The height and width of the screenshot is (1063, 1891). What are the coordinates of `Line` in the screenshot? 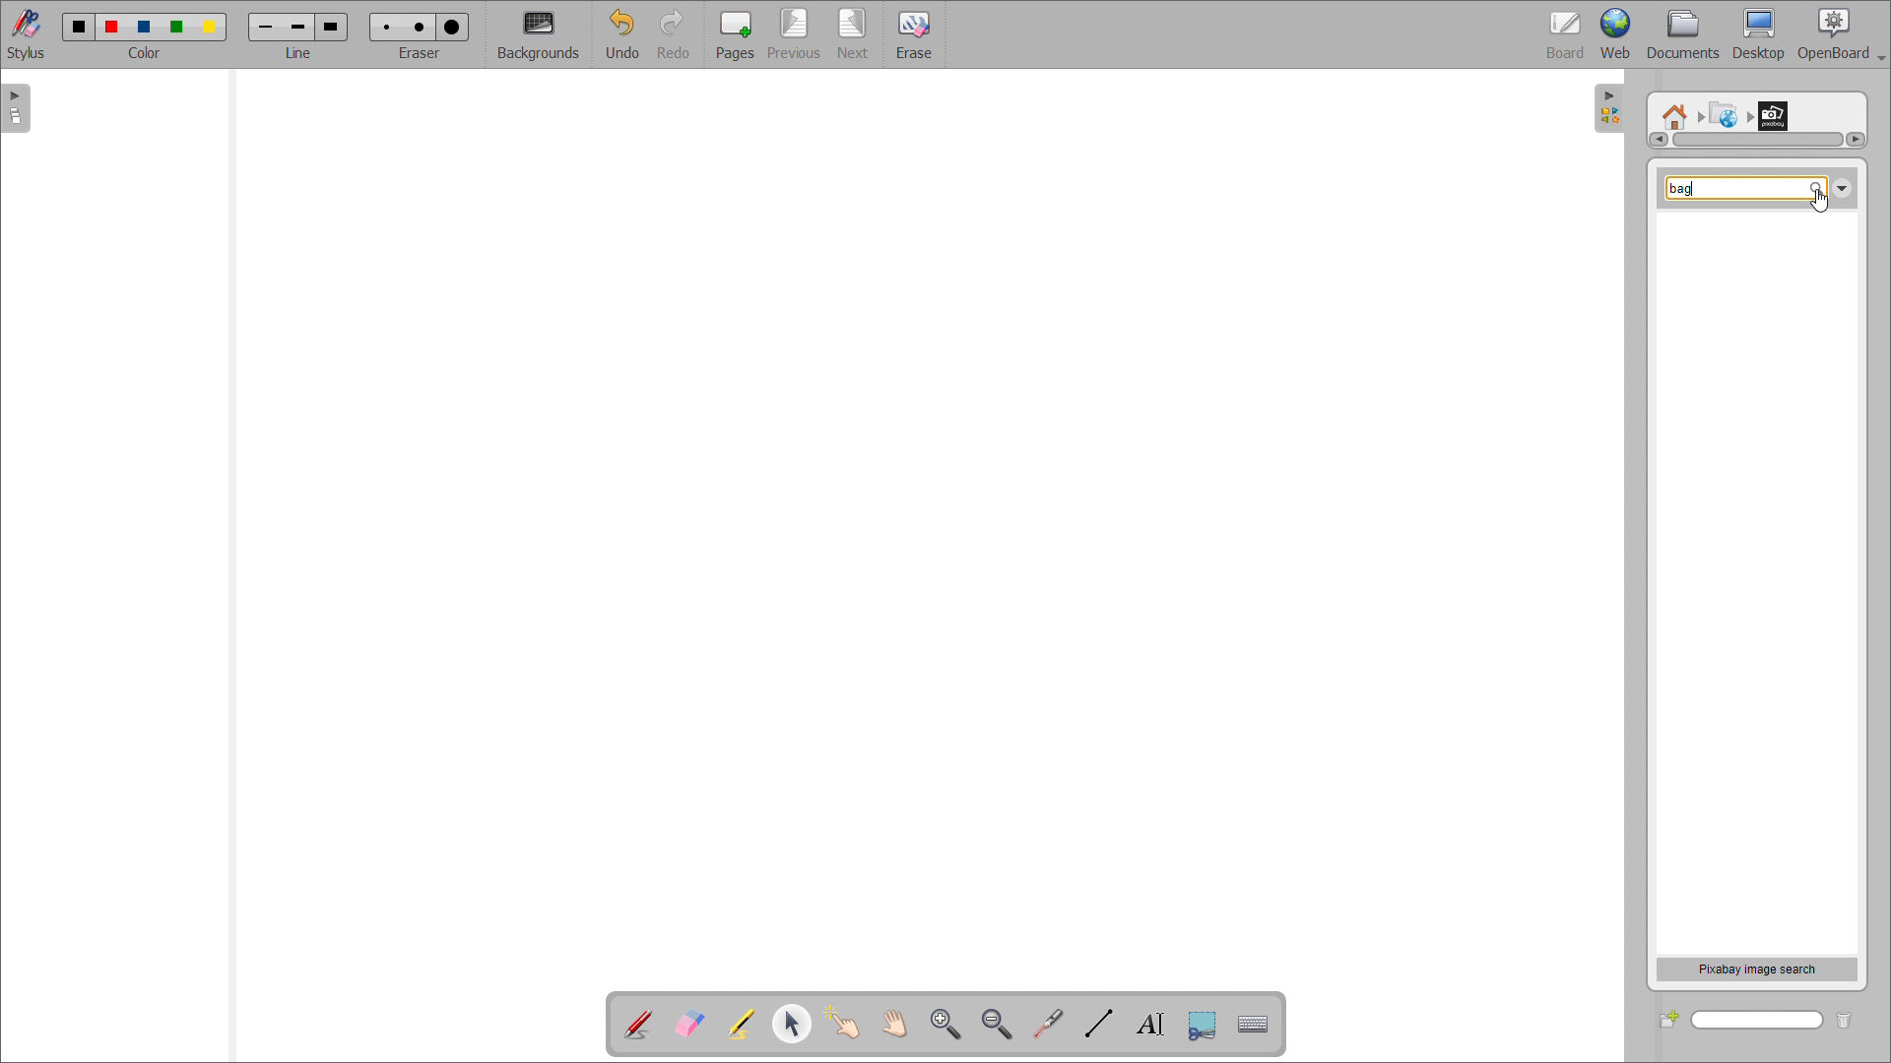 It's located at (299, 53).